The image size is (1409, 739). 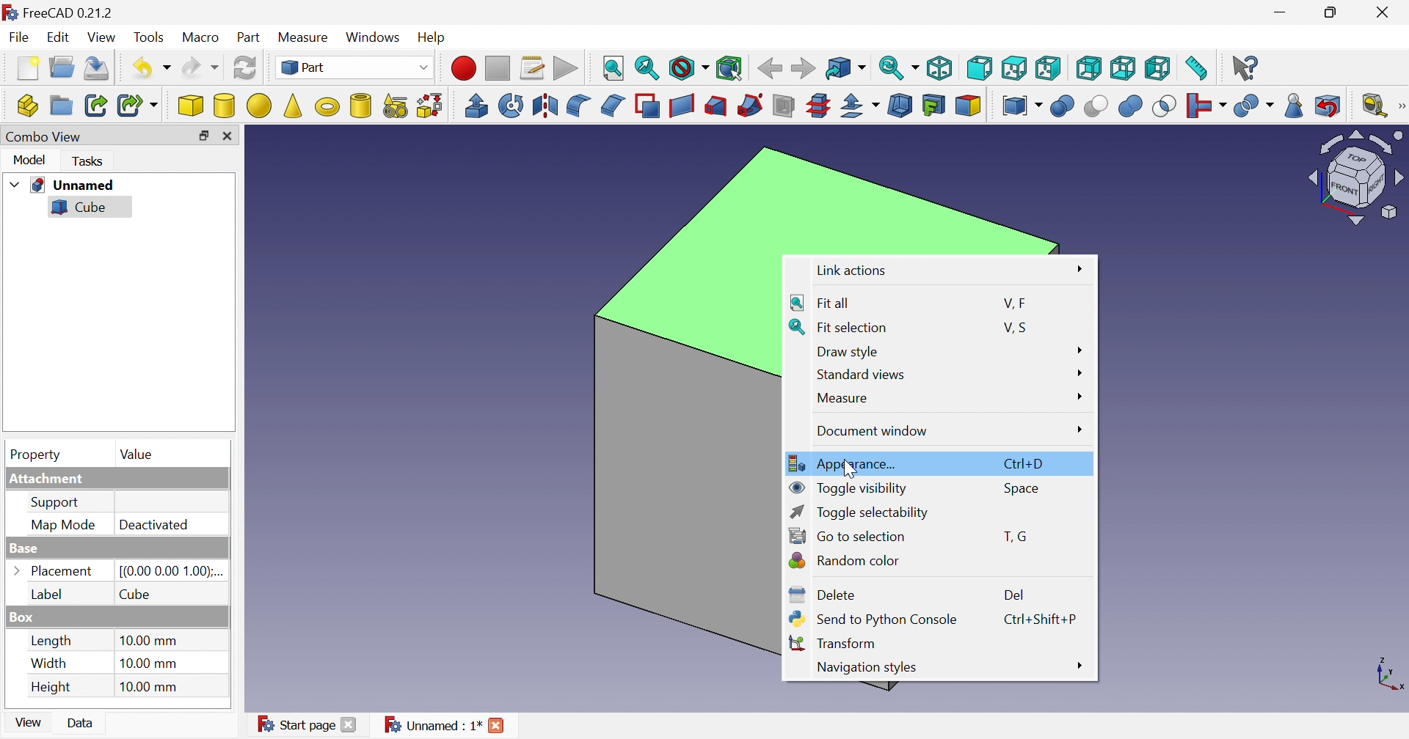 What do you see at coordinates (859, 375) in the screenshot?
I see `Standard views` at bounding box center [859, 375].